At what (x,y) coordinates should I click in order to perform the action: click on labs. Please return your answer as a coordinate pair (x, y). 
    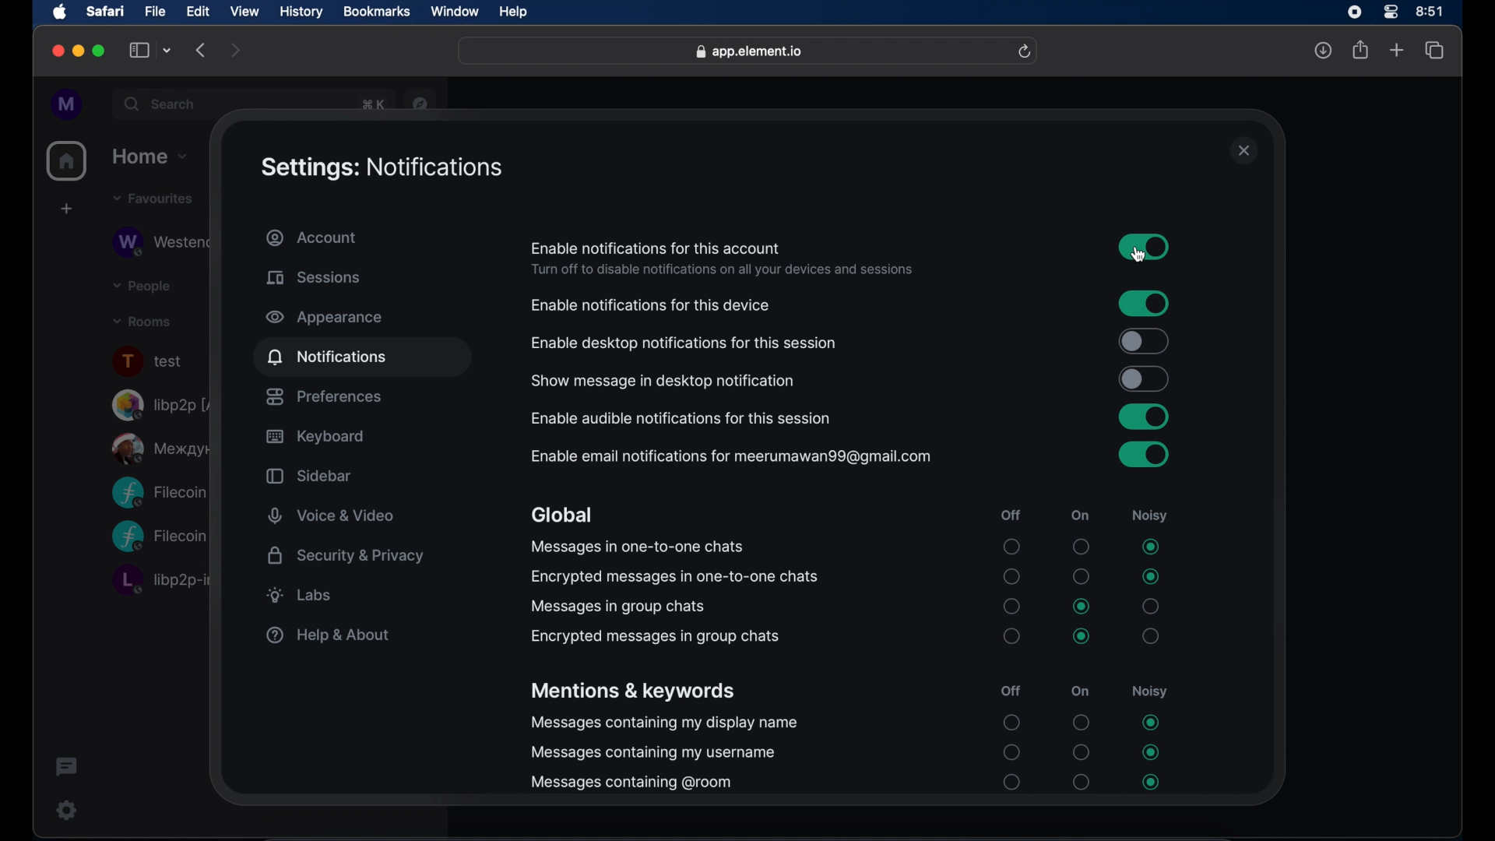
    Looking at the image, I should click on (301, 595).